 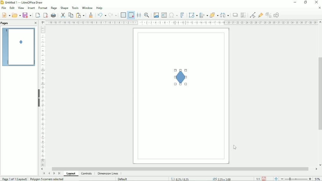 I want to click on Default, so click(x=124, y=179).